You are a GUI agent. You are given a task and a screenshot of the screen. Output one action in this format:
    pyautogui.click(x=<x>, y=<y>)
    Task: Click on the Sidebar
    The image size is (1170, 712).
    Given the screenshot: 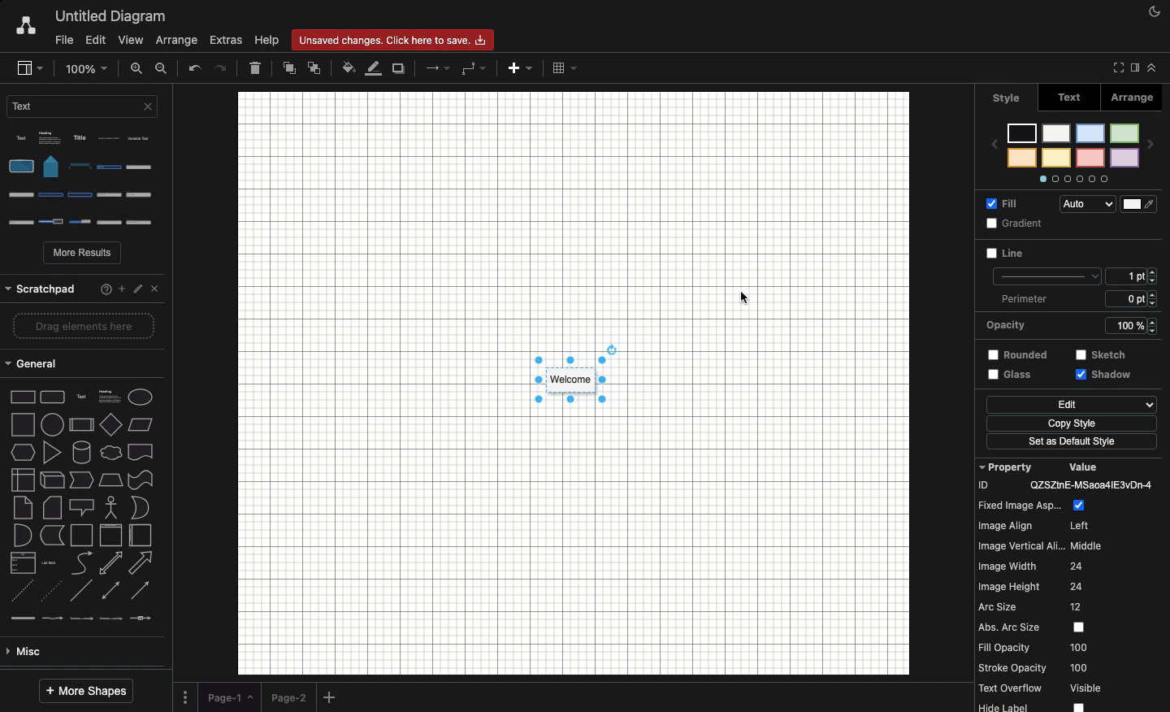 What is the action you would take?
    pyautogui.click(x=28, y=68)
    